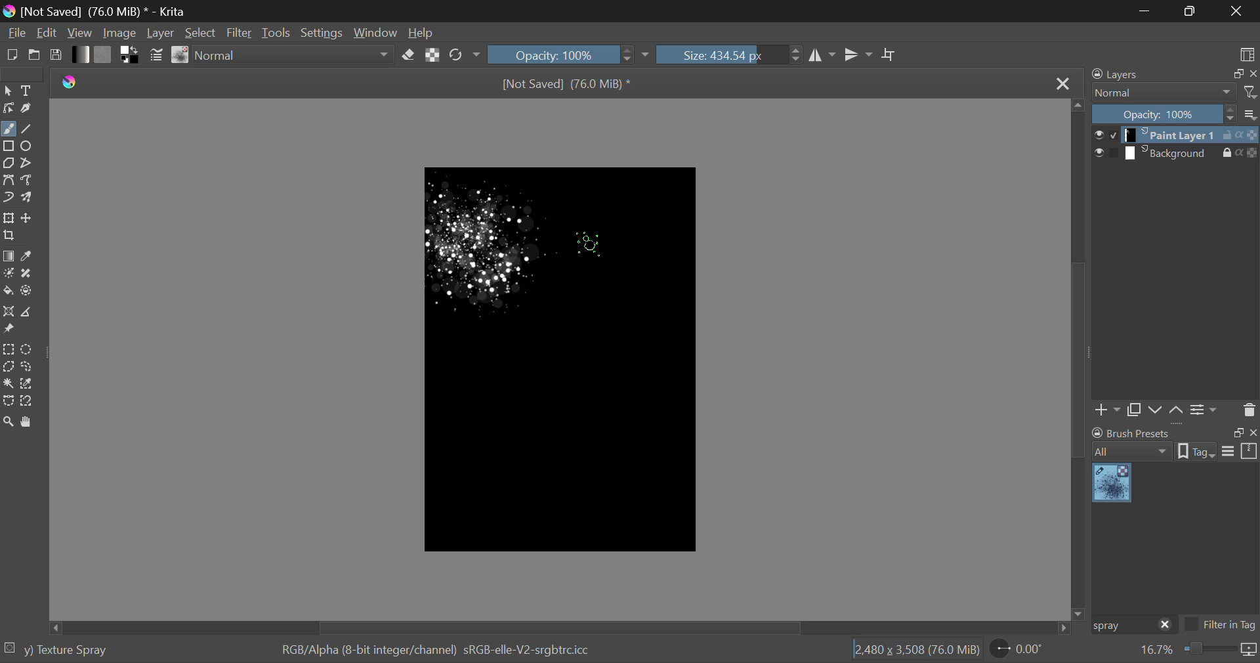 The image size is (1260, 663). Describe the element at coordinates (1236, 433) in the screenshot. I see `restore` at that location.